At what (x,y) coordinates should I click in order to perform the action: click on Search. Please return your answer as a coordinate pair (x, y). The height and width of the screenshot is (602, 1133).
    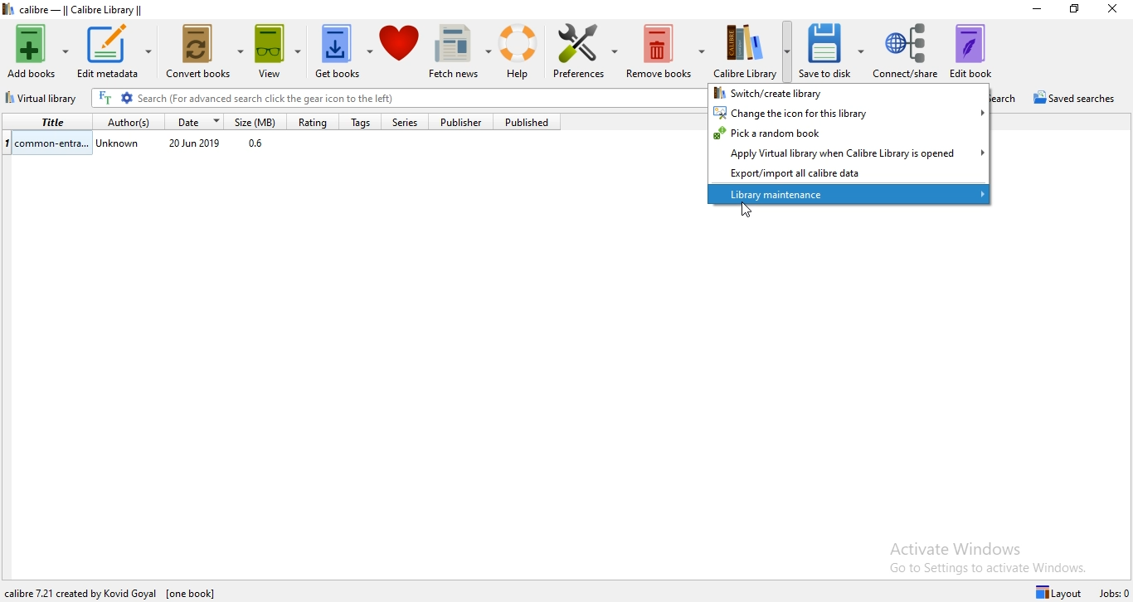
    Looking at the image, I should click on (1010, 98).